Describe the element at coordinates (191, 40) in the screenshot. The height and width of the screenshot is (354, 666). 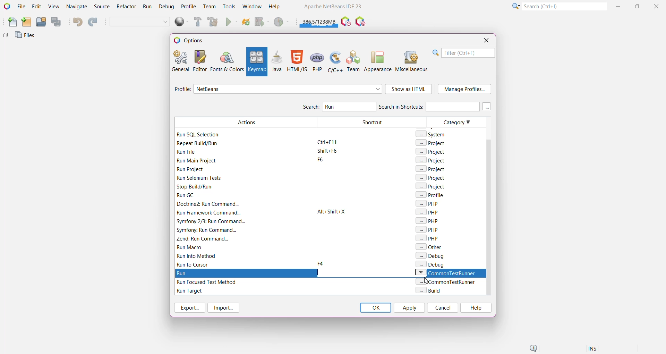
I see `Options` at that location.